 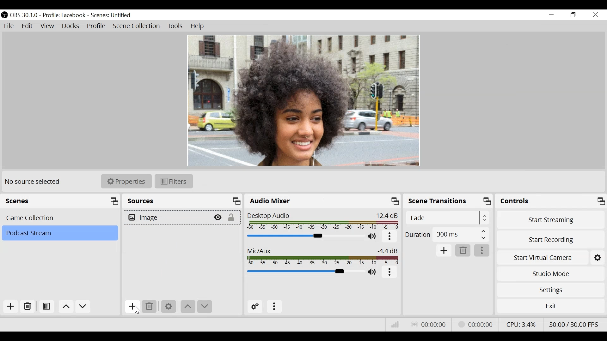 What do you see at coordinates (322, 221) in the screenshot?
I see `Desktop Audio` at bounding box center [322, 221].